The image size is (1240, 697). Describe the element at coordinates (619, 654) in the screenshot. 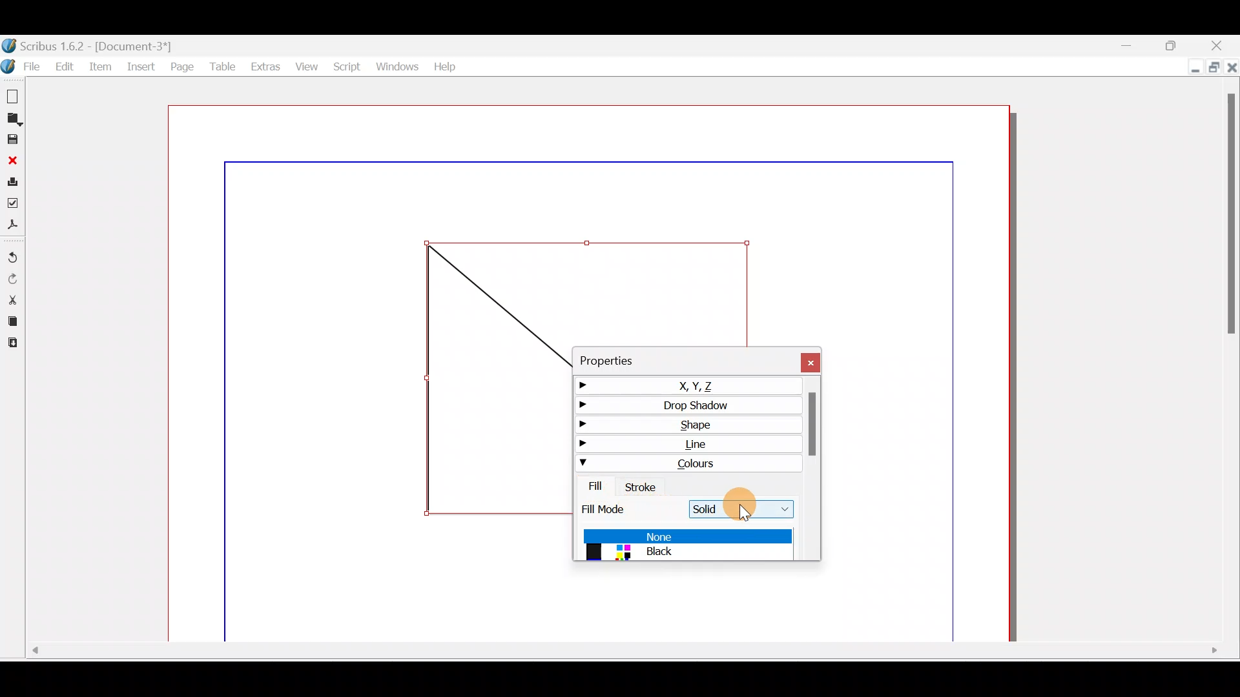

I see `Scroll bar` at that location.